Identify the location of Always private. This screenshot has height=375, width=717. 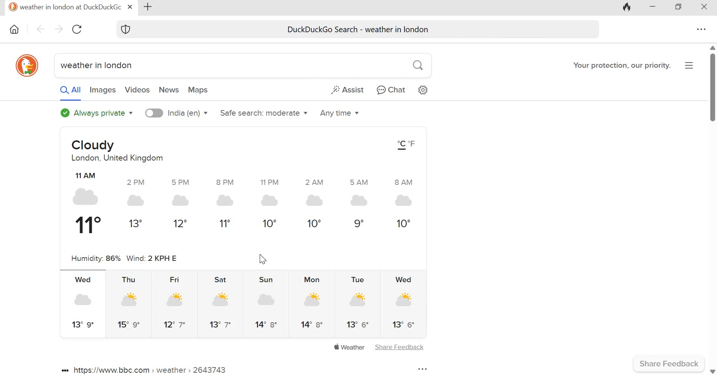
(96, 113).